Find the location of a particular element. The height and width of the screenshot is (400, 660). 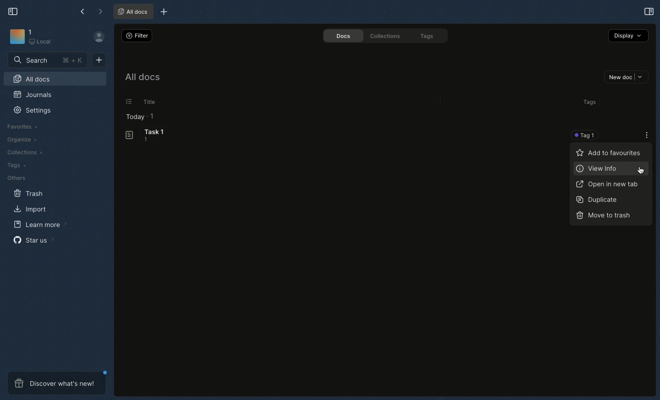

Settings is located at coordinates (33, 111).